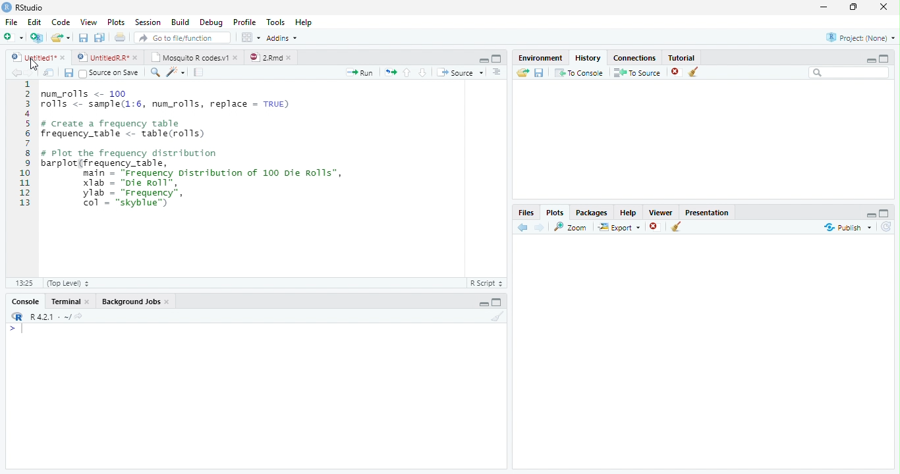  I want to click on 1:1, so click(23, 283).